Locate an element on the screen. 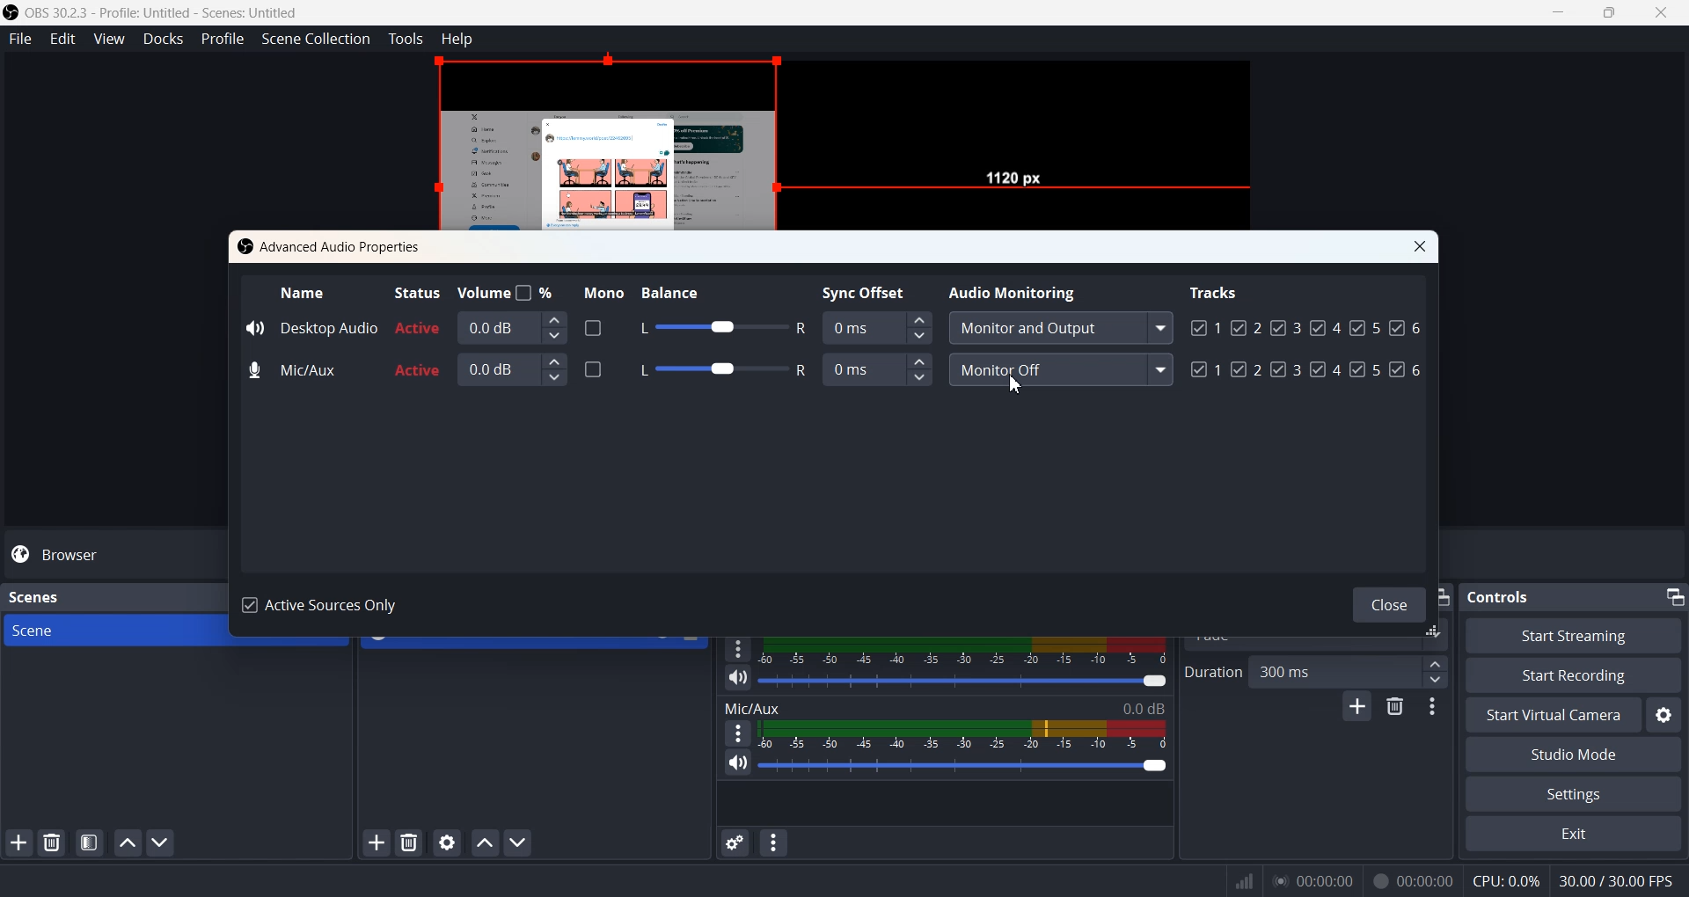  File is located at coordinates (20, 40).